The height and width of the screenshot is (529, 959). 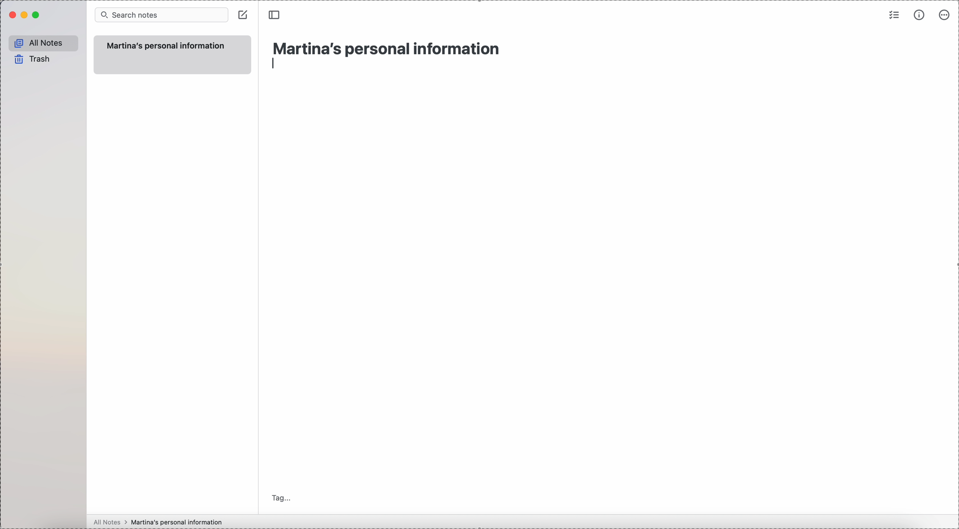 What do you see at coordinates (920, 15) in the screenshot?
I see `metrics` at bounding box center [920, 15].